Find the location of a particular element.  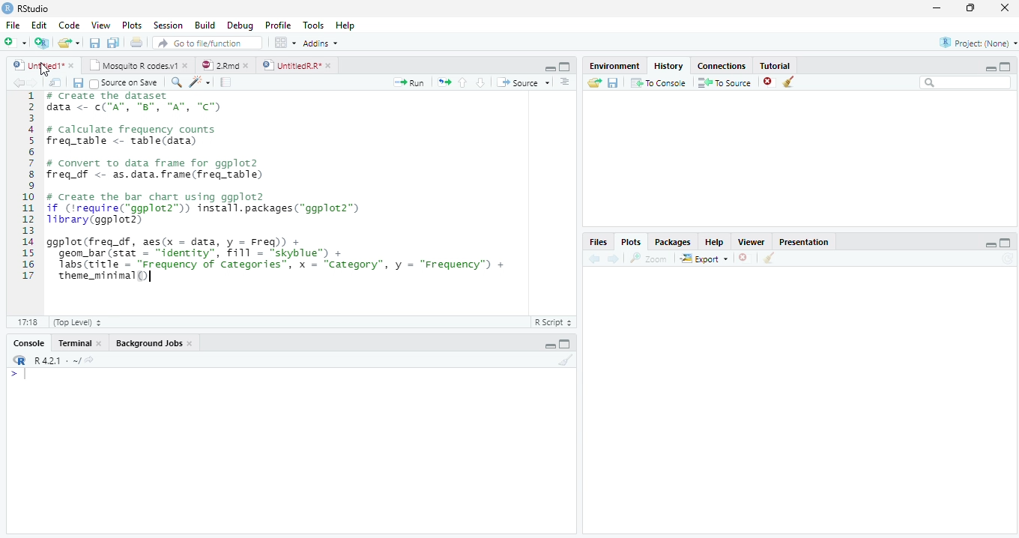

Pages is located at coordinates (444, 82).